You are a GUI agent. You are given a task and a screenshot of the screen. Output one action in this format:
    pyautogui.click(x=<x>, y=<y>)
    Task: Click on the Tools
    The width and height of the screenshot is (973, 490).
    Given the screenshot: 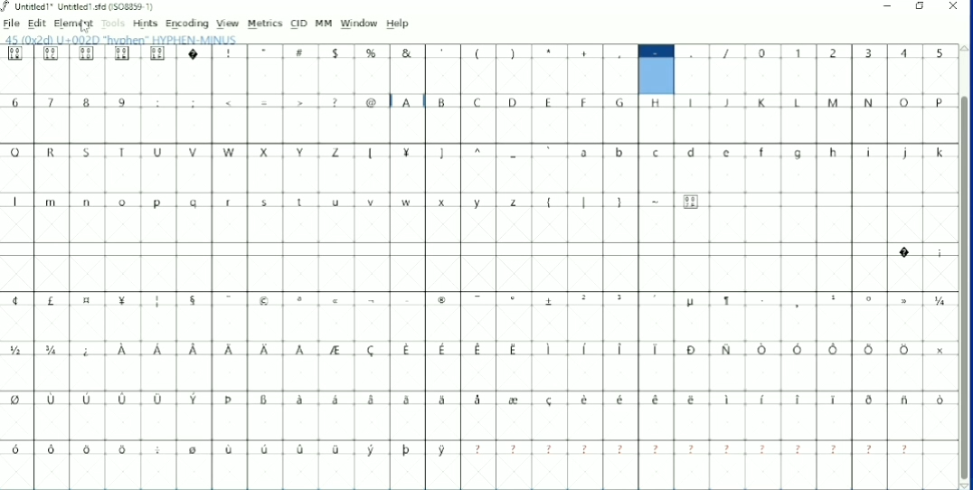 What is the action you would take?
    pyautogui.click(x=113, y=24)
    